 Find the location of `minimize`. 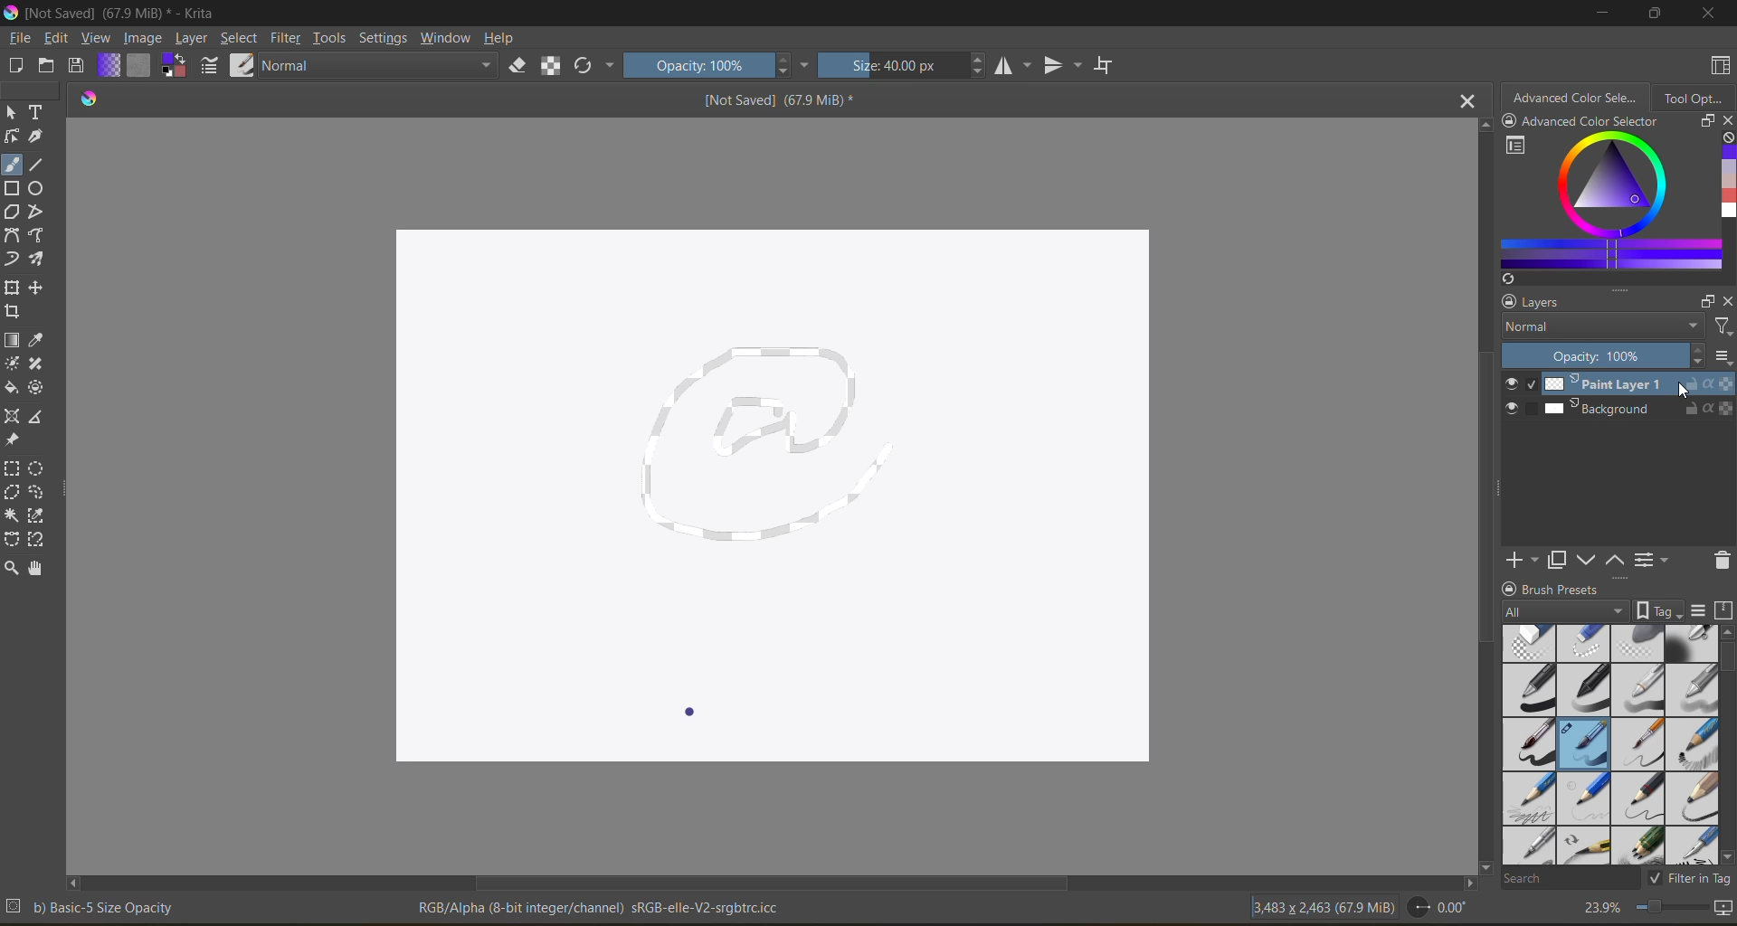

minimize is located at coordinates (1604, 14).